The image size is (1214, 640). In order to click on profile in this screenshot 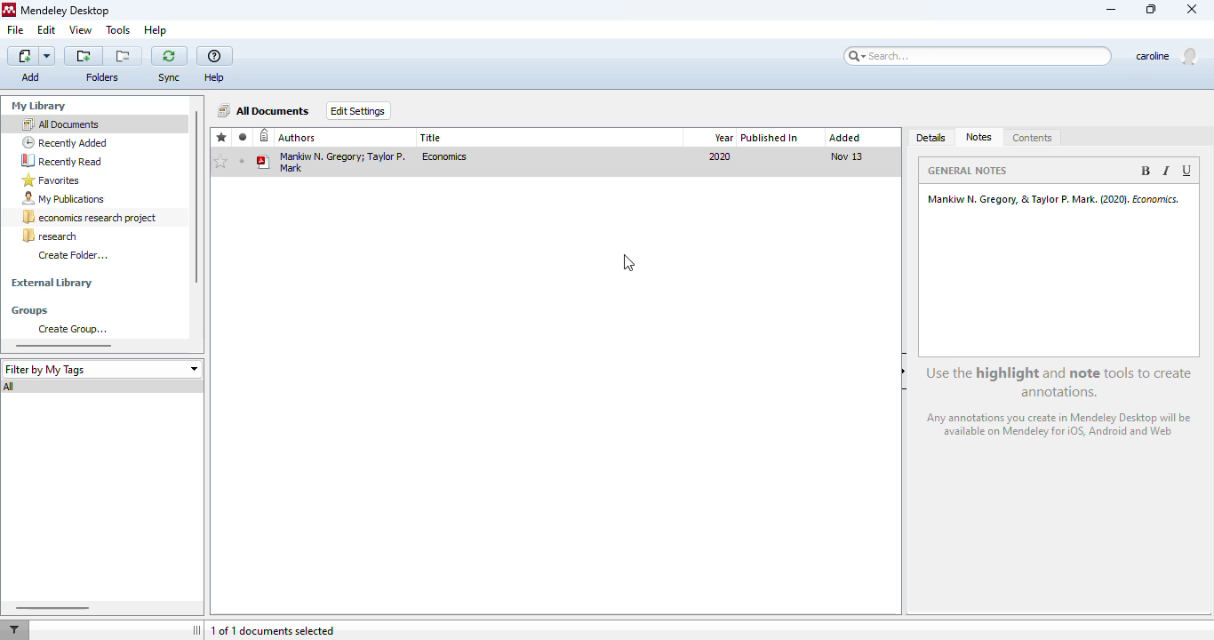, I will do `click(1166, 57)`.